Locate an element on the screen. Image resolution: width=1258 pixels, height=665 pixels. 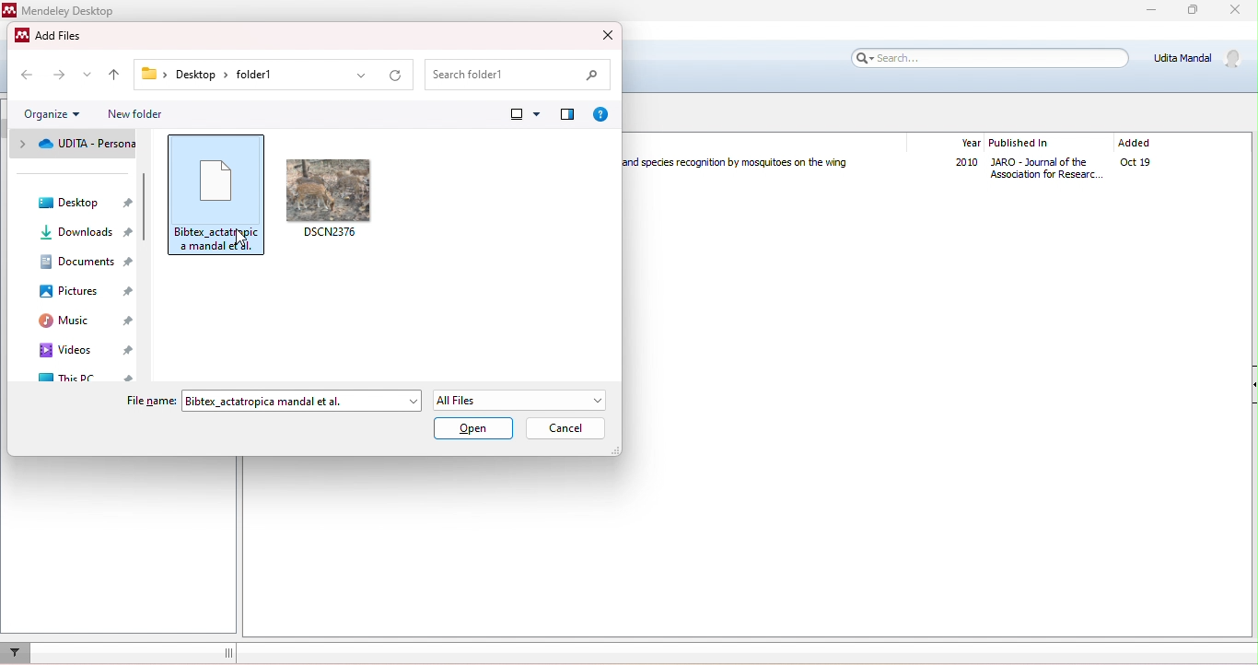
Desktop is located at coordinates (197, 76).